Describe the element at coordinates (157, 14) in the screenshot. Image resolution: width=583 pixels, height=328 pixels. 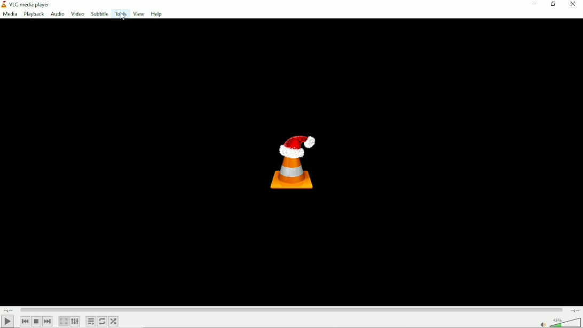
I see `Help` at that location.